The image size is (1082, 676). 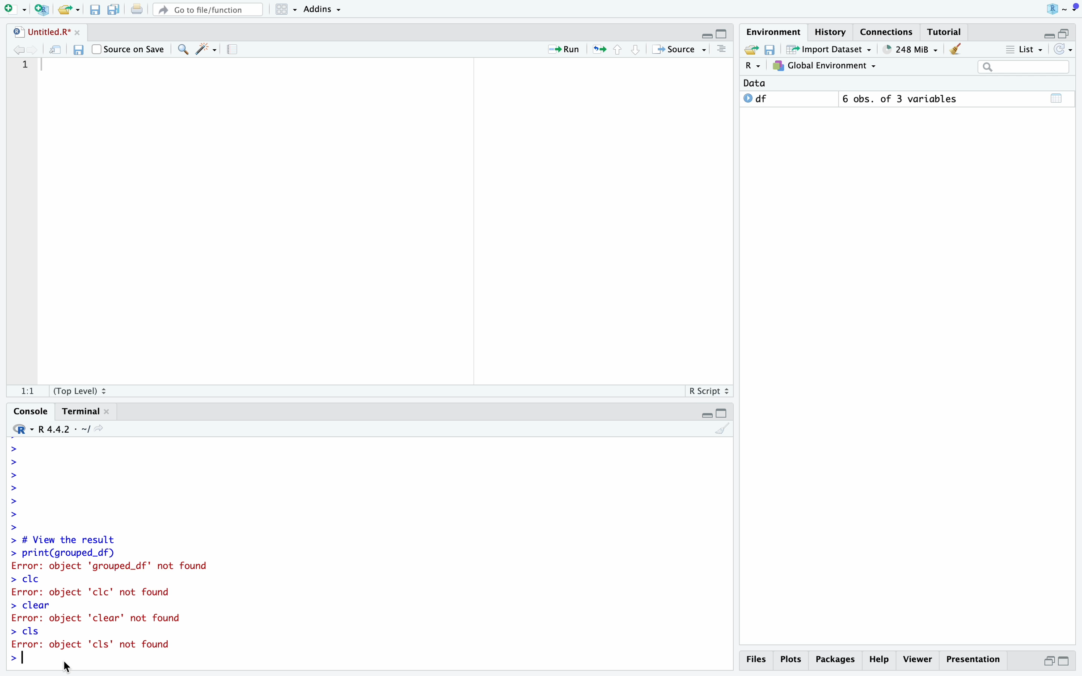 I want to click on Global Environment, so click(x=824, y=67).